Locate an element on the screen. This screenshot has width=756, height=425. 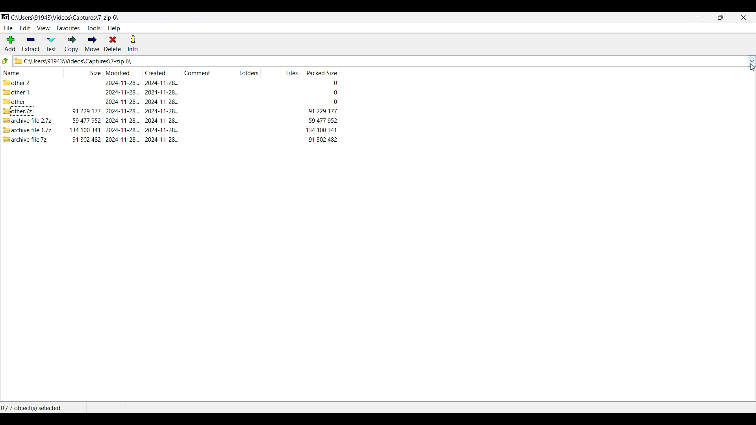
Move is located at coordinates (92, 44).